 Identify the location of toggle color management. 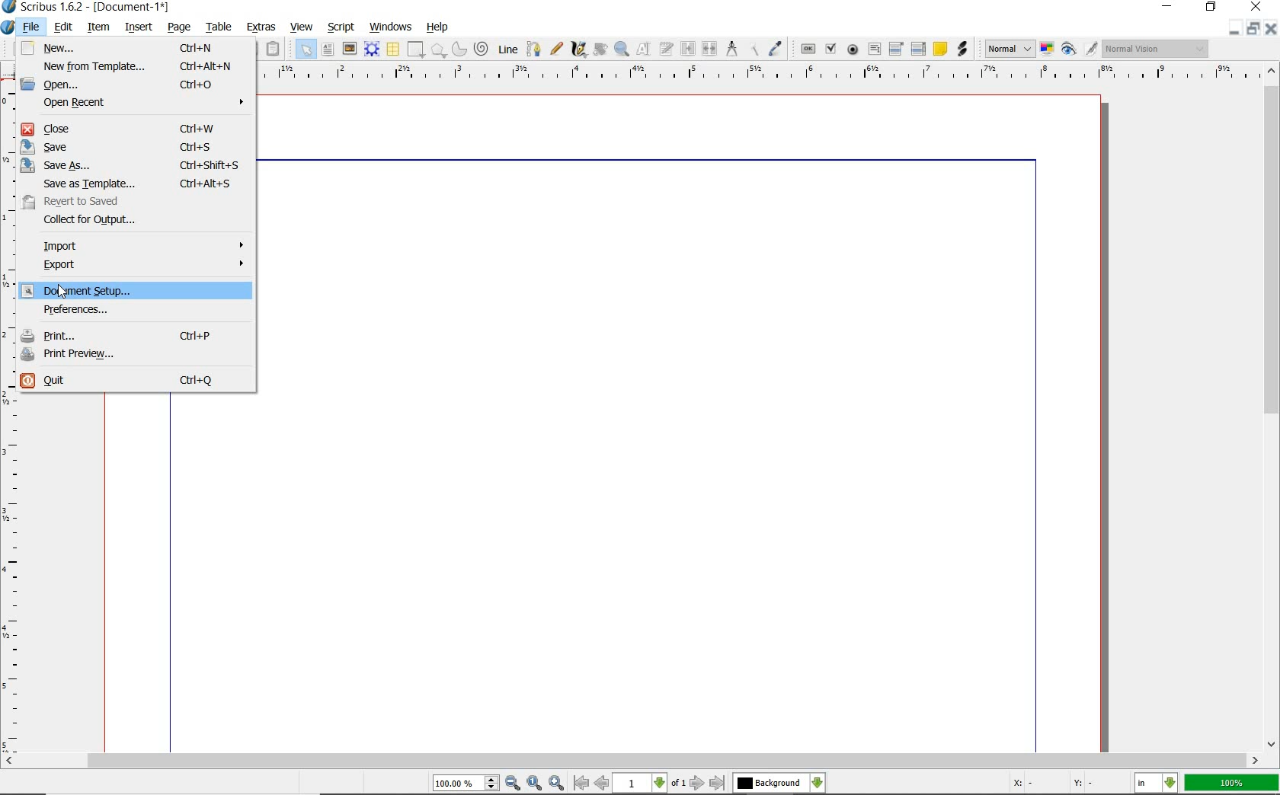
(1047, 49).